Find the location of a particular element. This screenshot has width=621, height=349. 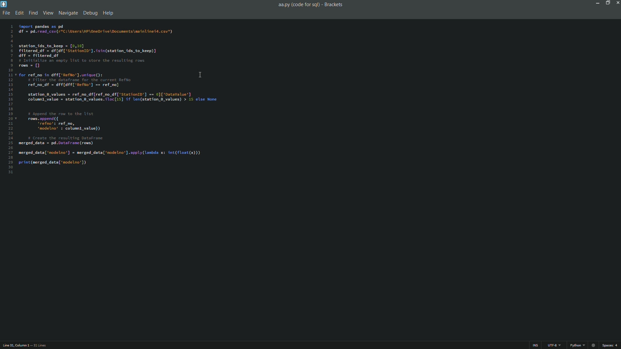

extension manager is located at coordinates (616, 39).